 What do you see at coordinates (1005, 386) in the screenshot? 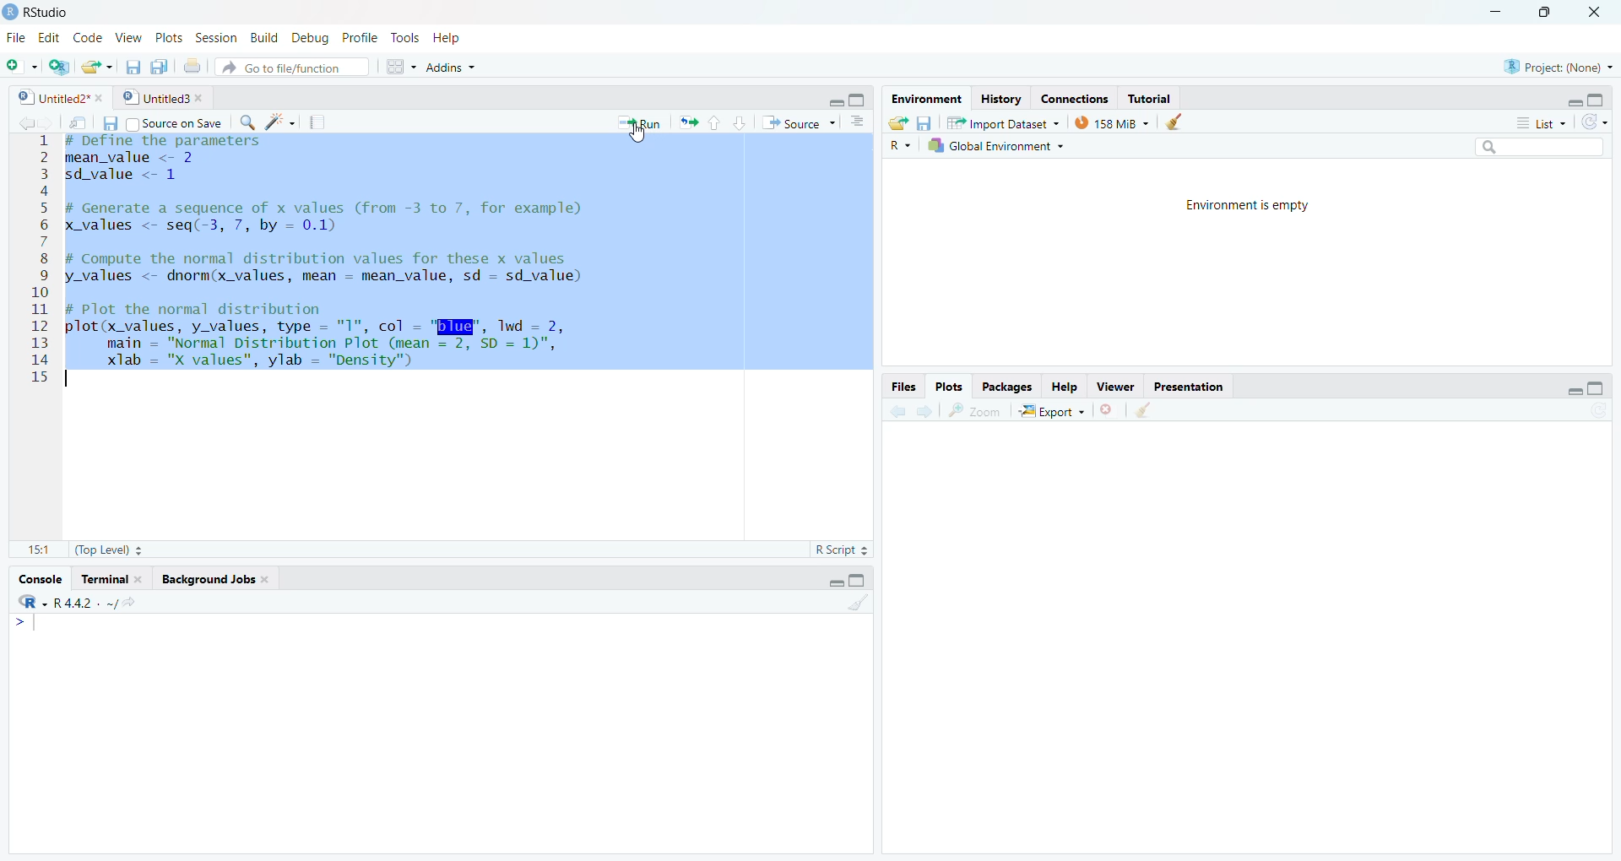
I see `Packages` at bounding box center [1005, 386].